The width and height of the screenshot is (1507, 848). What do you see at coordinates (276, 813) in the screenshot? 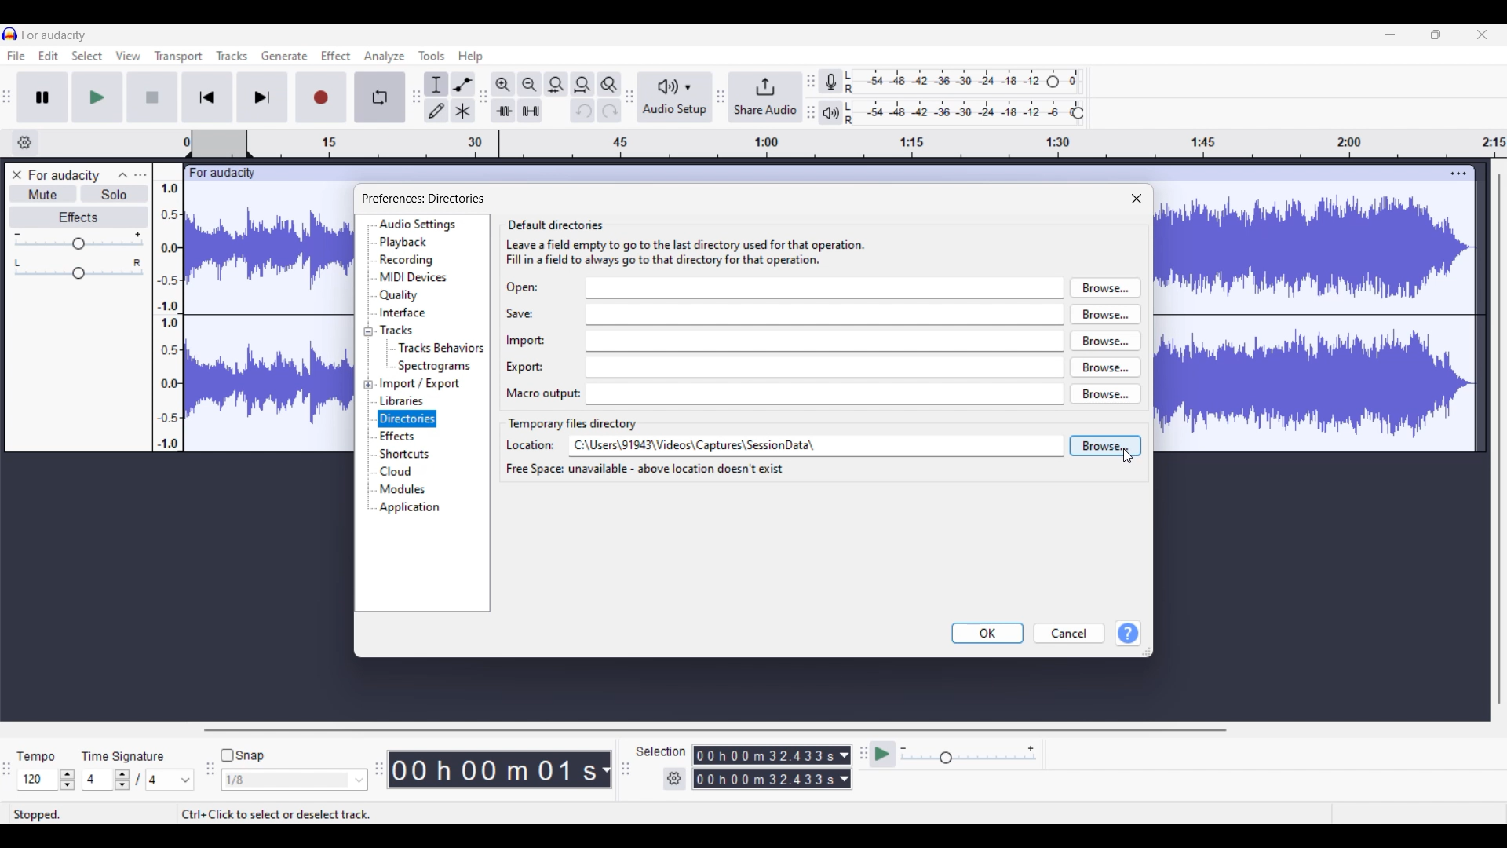
I see `Shortcut to select/deselect track` at bounding box center [276, 813].